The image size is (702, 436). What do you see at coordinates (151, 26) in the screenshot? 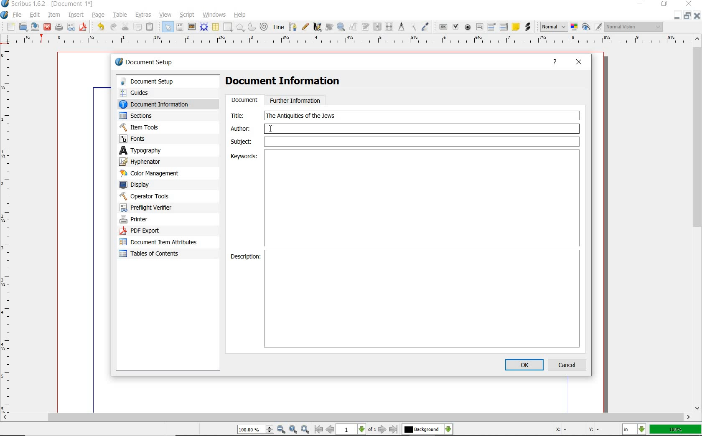
I see `paste` at bounding box center [151, 26].